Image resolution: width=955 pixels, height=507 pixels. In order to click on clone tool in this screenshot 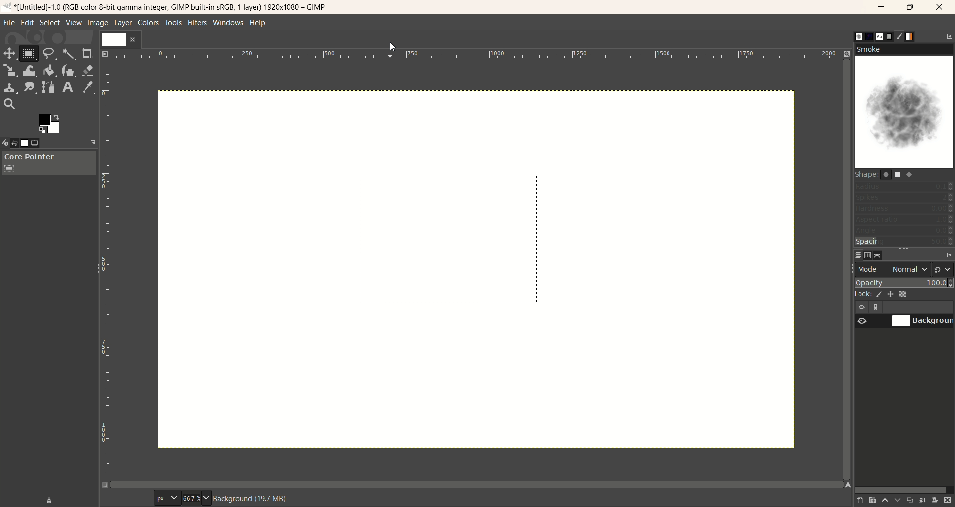, I will do `click(11, 88)`.